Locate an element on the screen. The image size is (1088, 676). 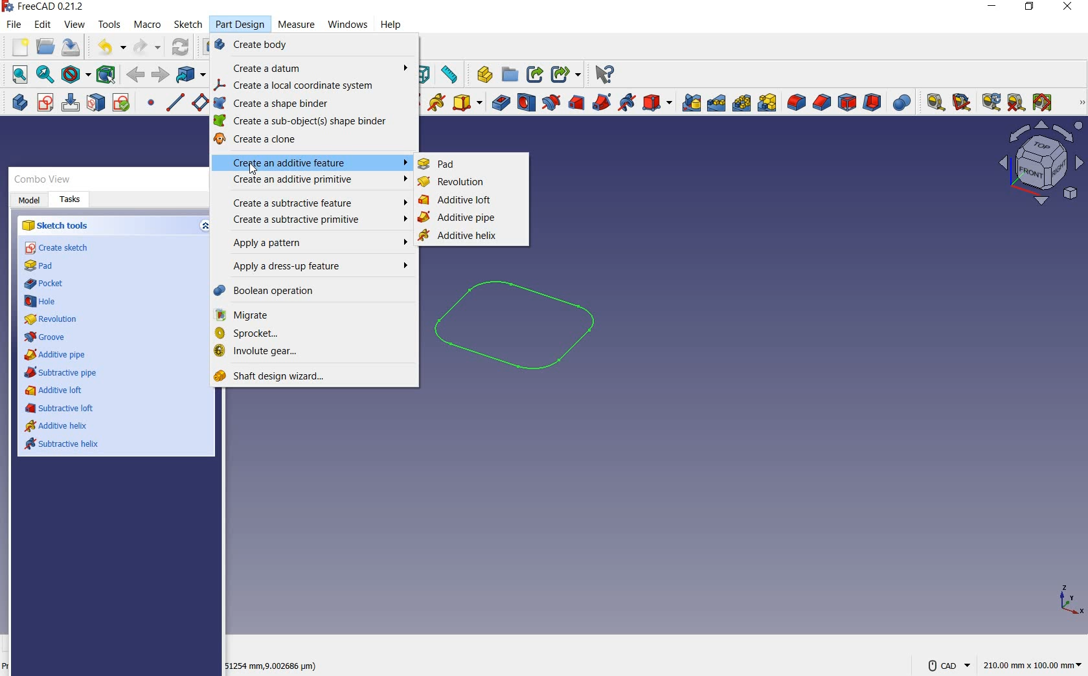
groove is located at coordinates (550, 102).